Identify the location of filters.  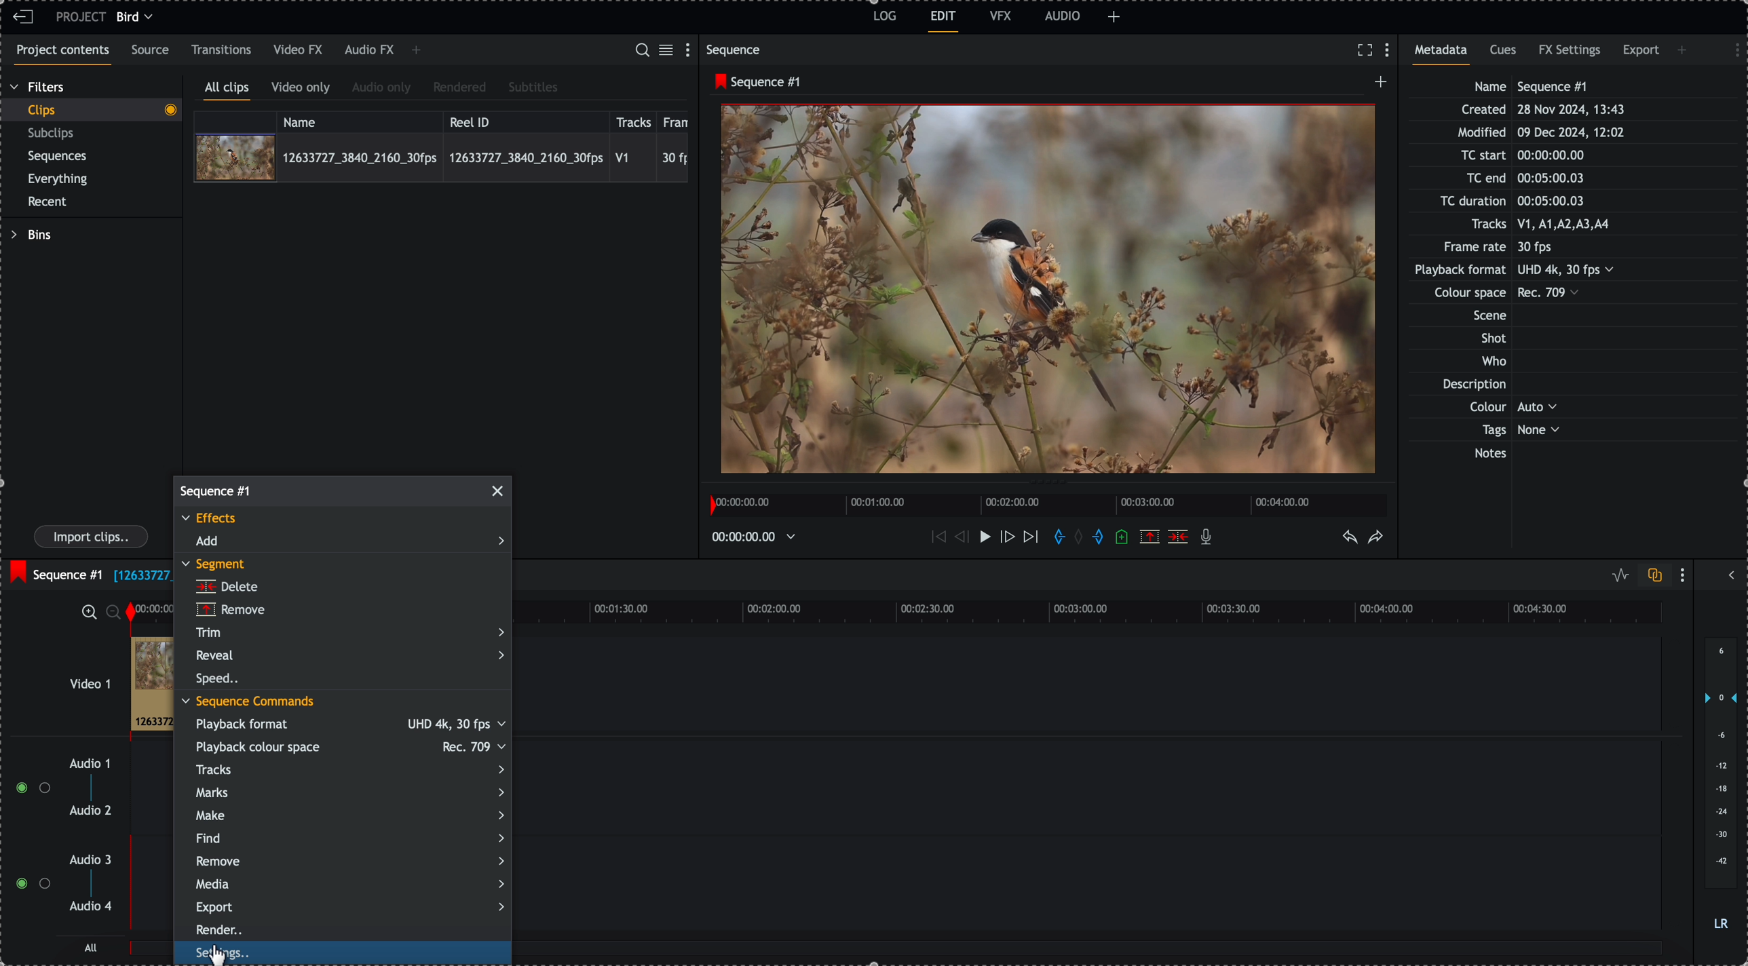
(39, 88).